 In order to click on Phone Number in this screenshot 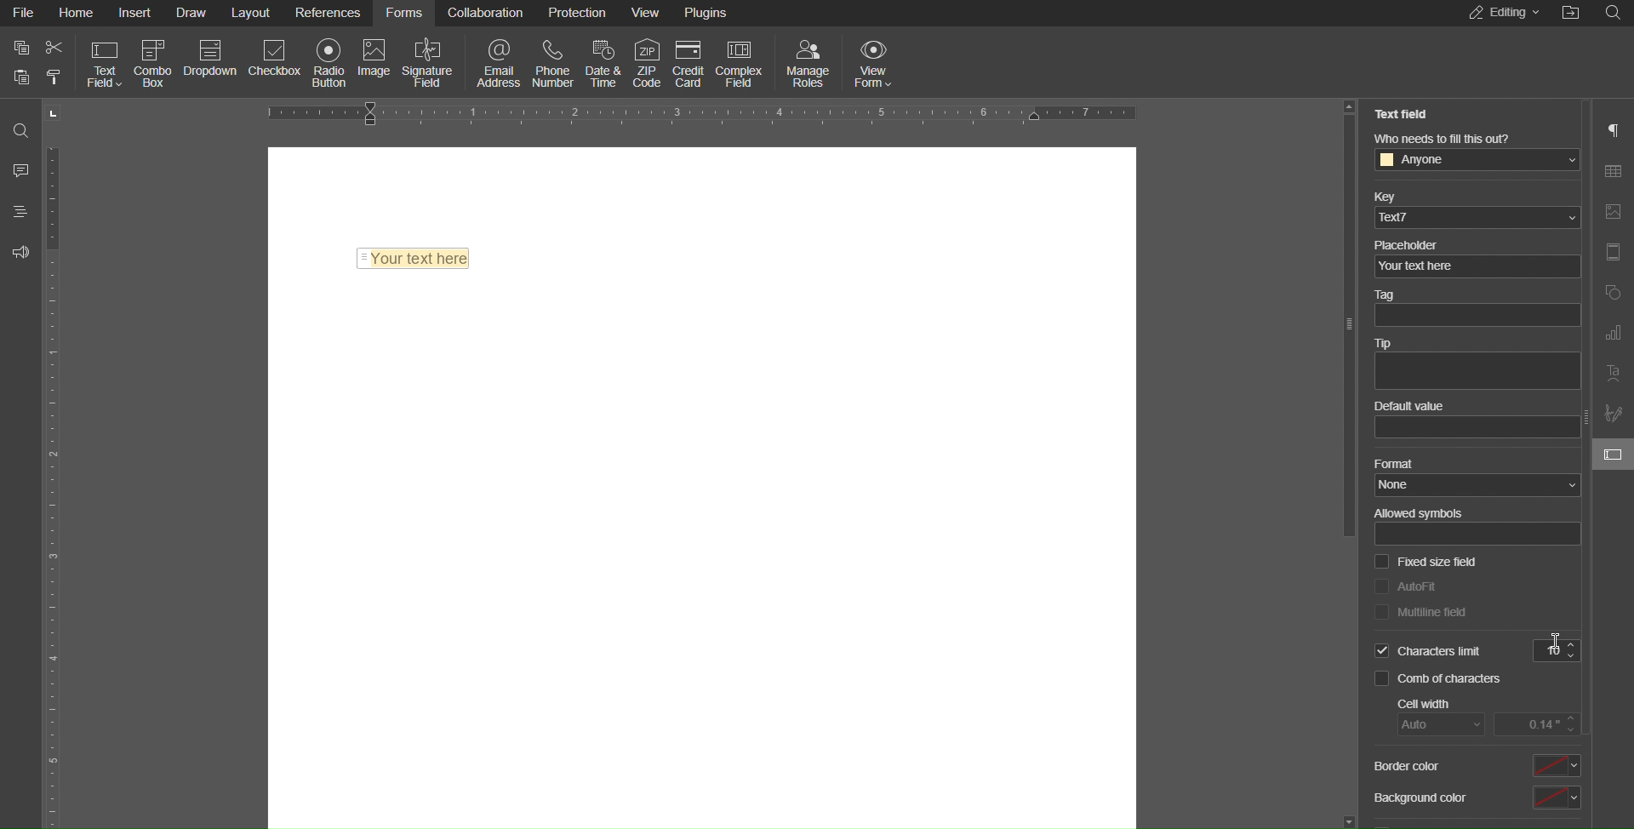, I will do `click(557, 62)`.